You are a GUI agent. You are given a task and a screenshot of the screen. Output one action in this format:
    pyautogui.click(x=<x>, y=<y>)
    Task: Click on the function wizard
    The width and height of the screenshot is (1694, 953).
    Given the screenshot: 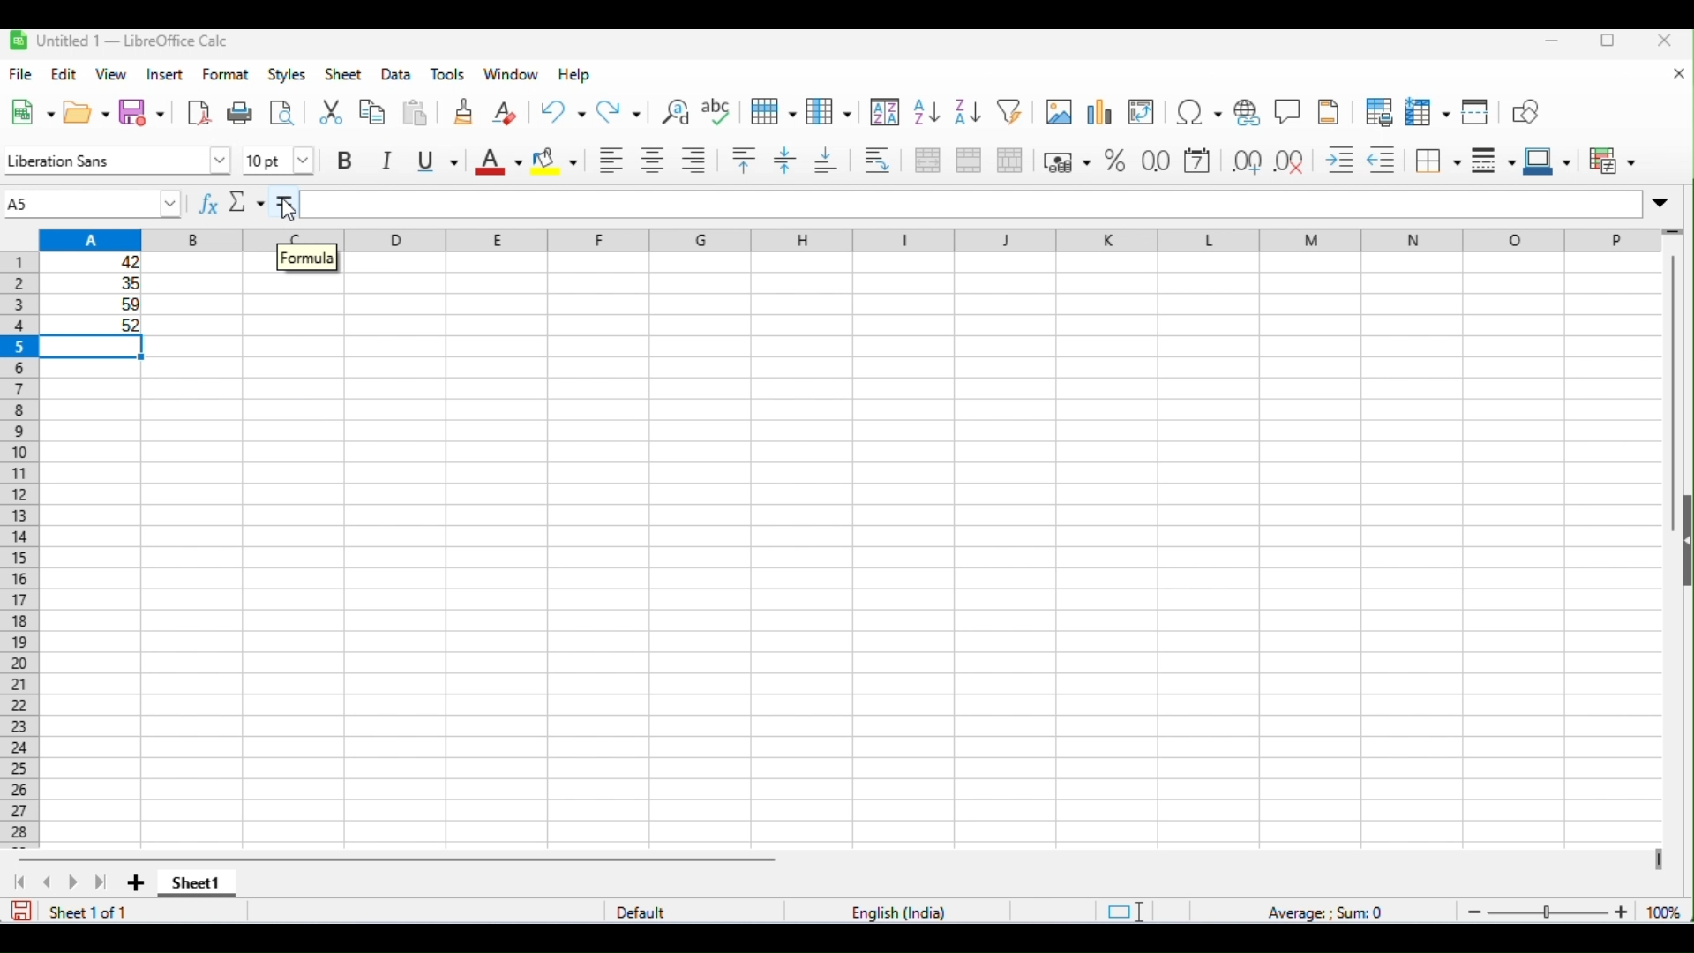 What is the action you would take?
    pyautogui.click(x=211, y=206)
    